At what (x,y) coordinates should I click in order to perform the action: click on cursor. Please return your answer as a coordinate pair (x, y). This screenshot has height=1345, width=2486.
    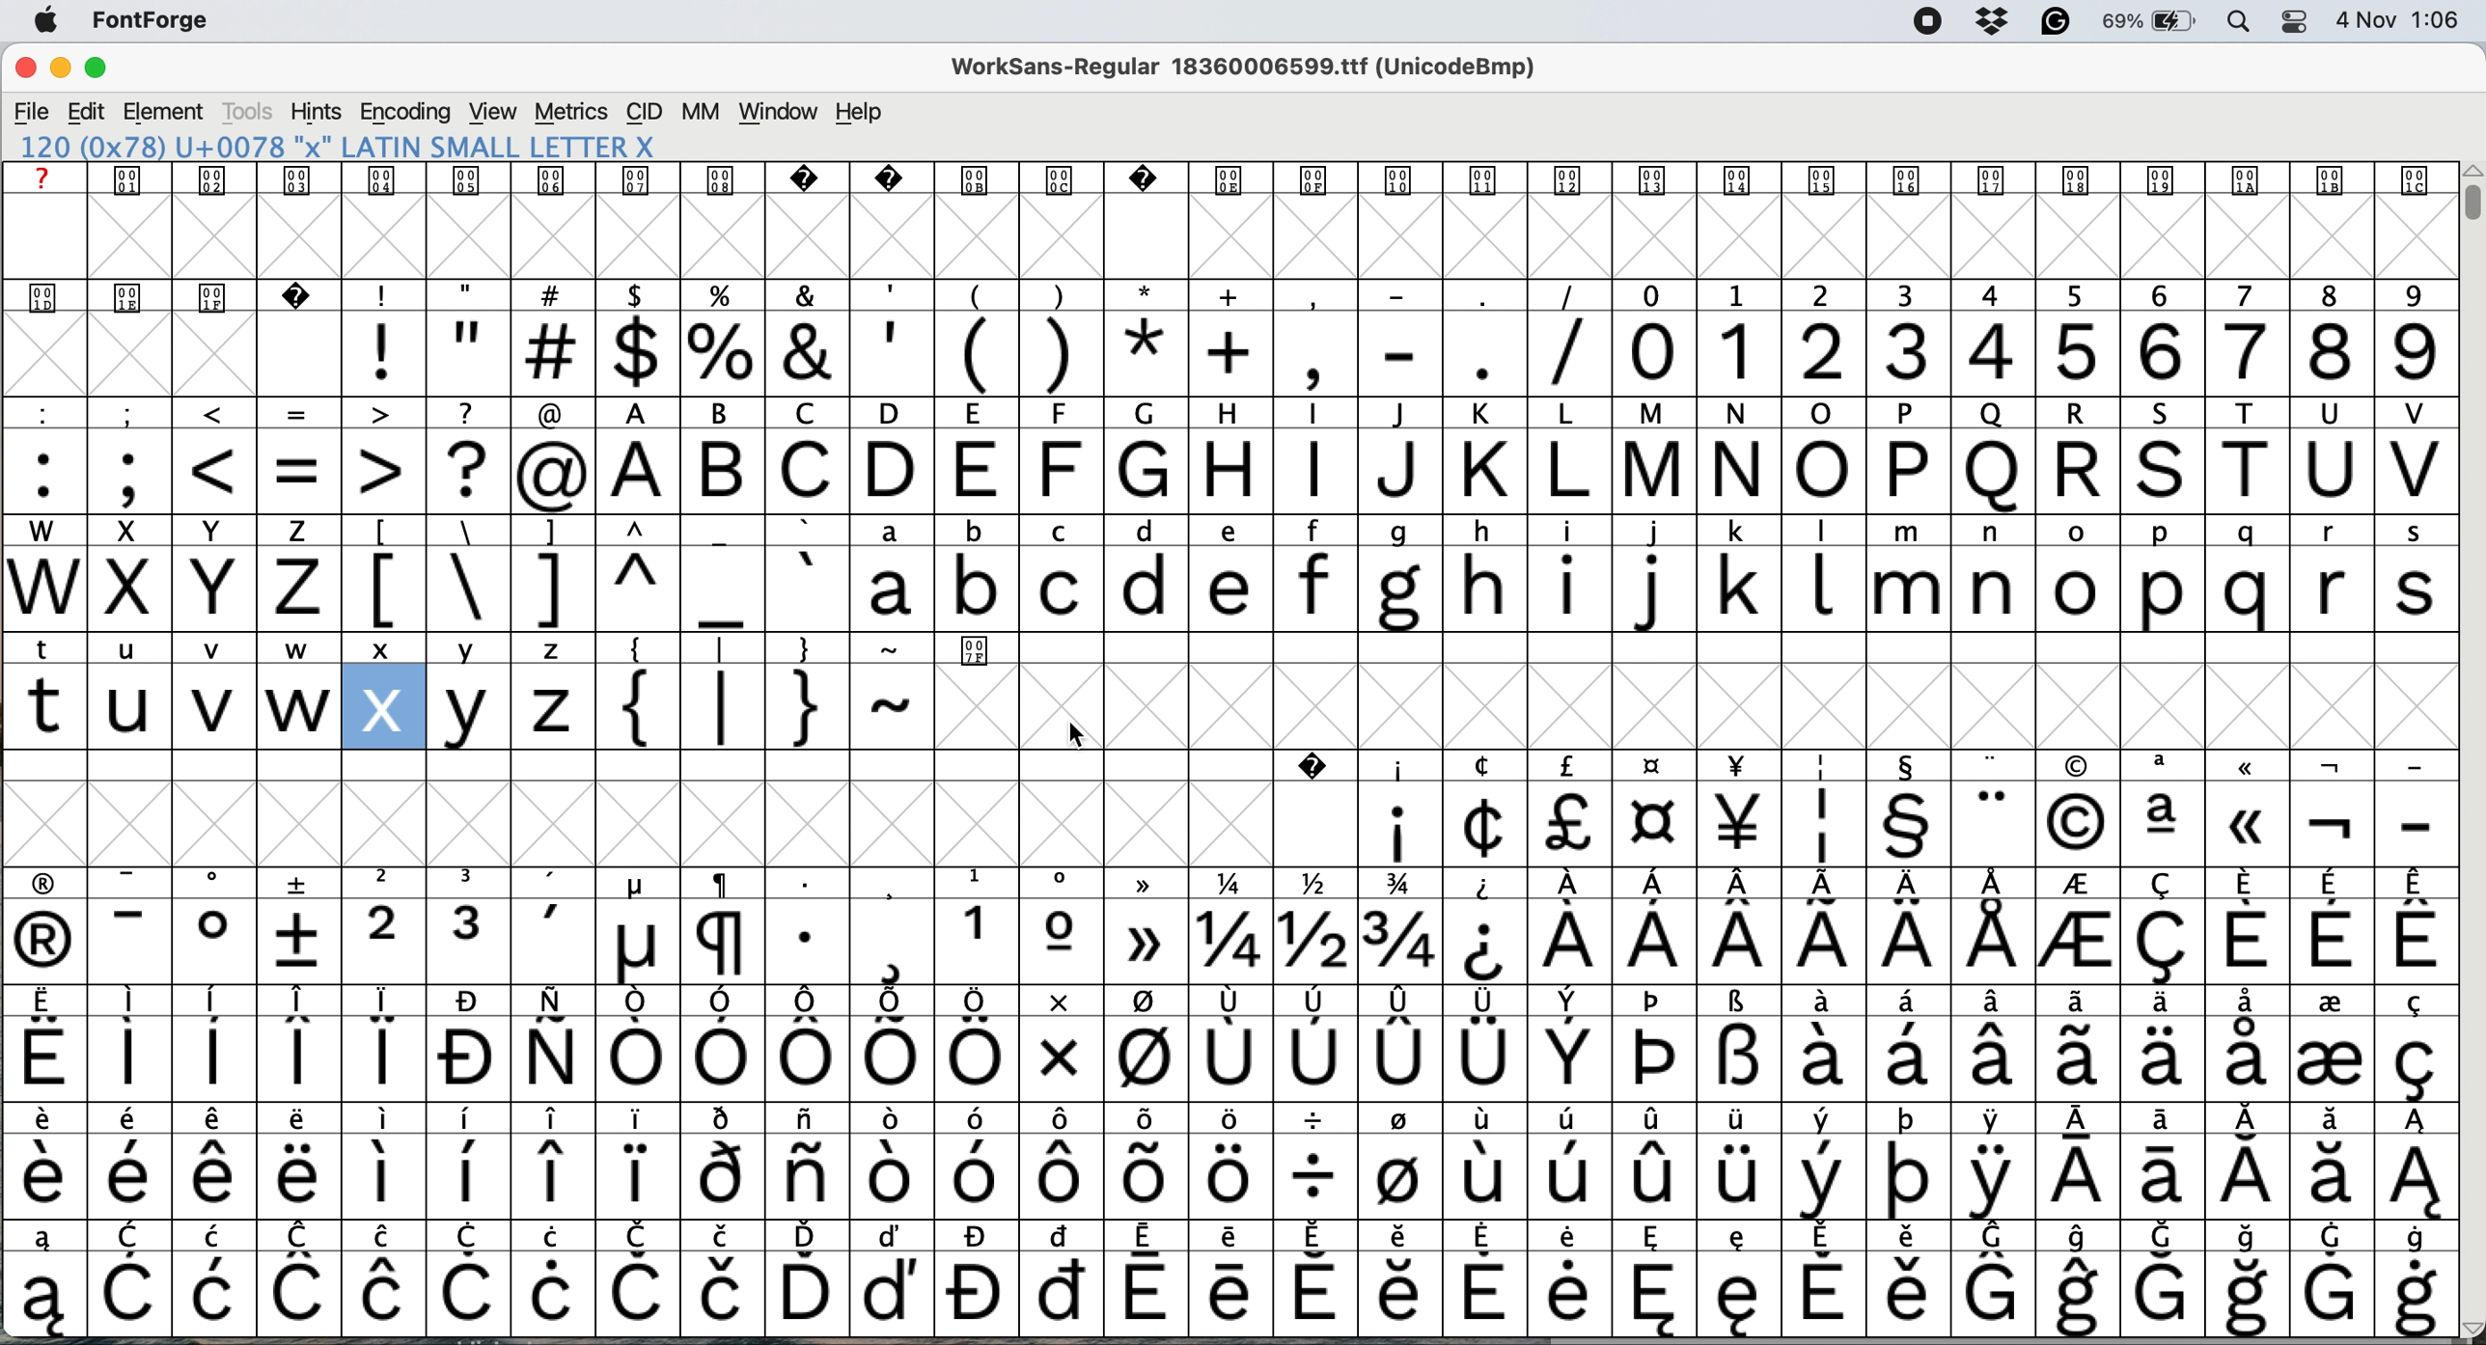
    Looking at the image, I should click on (1078, 737).